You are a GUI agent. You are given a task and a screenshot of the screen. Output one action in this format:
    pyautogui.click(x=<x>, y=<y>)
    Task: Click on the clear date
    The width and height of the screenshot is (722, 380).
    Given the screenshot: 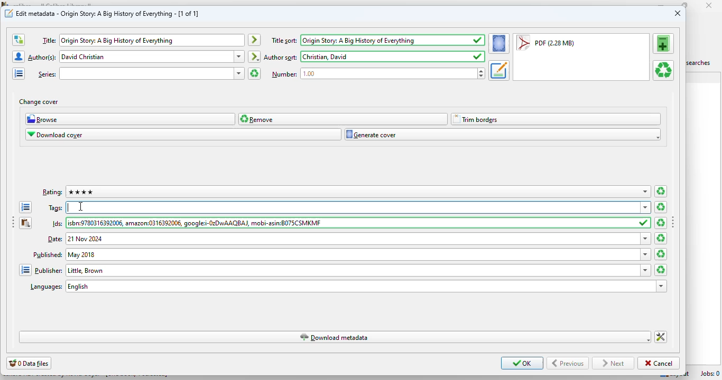 What is the action you would take?
    pyautogui.click(x=661, y=238)
    